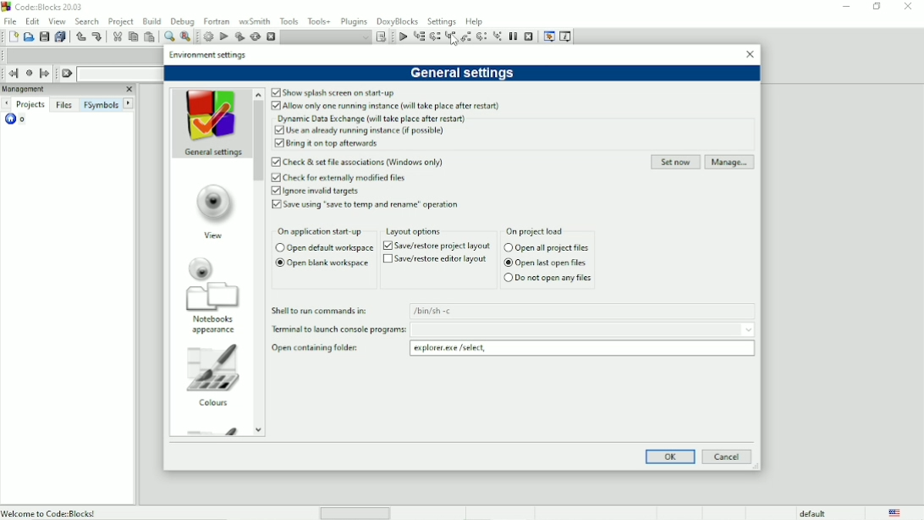 This screenshot has width=924, height=520. What do you see at coordinates (895, 512) in the screenshot?
I see `Language` at bounding box center [895, 512].